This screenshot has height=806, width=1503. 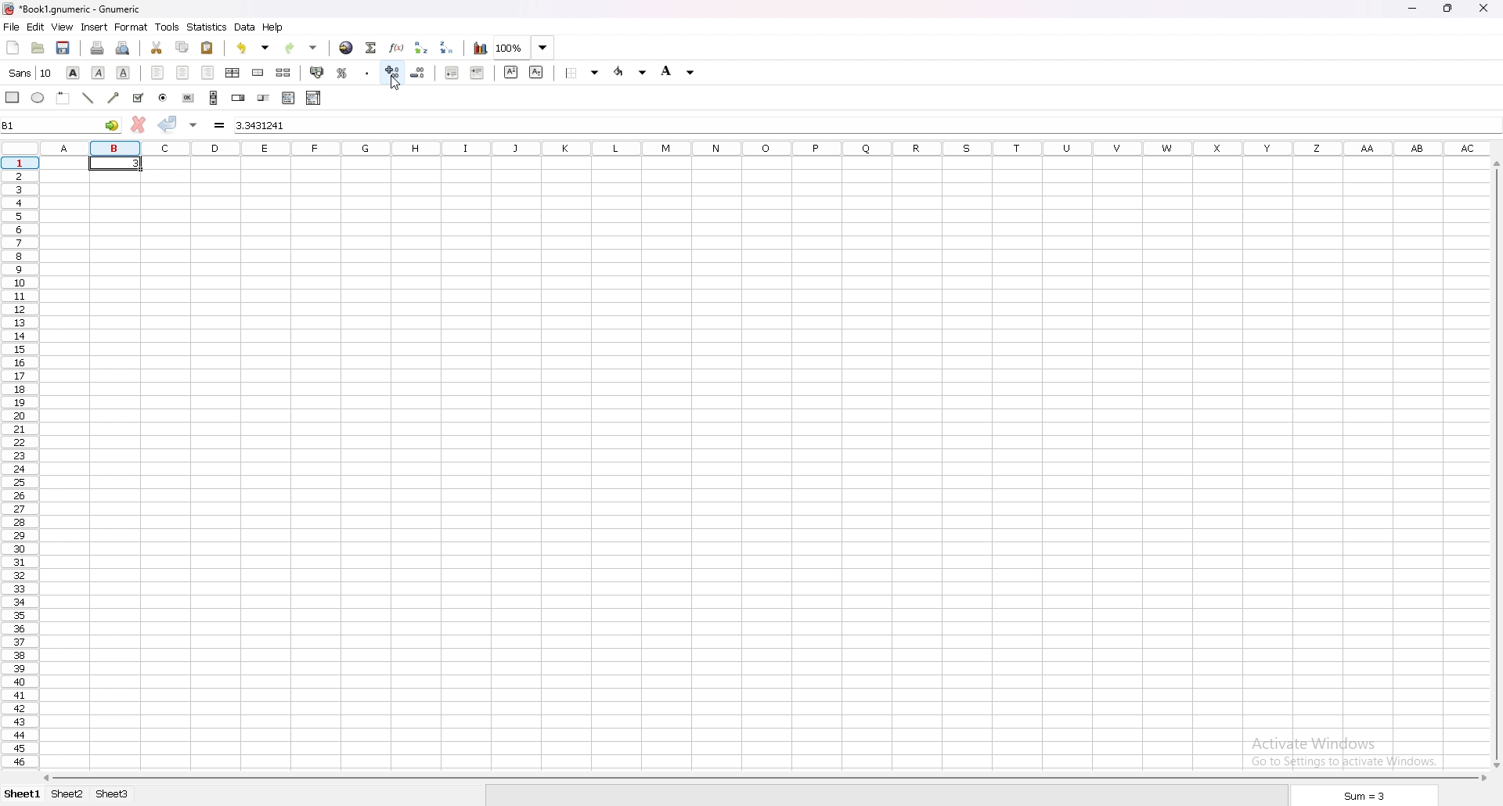 I want to click on increase decimal, so click(x=391, y=74).